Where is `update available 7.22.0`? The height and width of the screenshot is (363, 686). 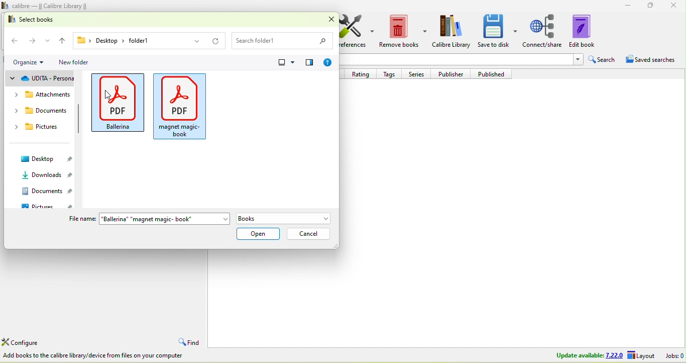 update available 7.22.0 is located at coordinates (588, 355).